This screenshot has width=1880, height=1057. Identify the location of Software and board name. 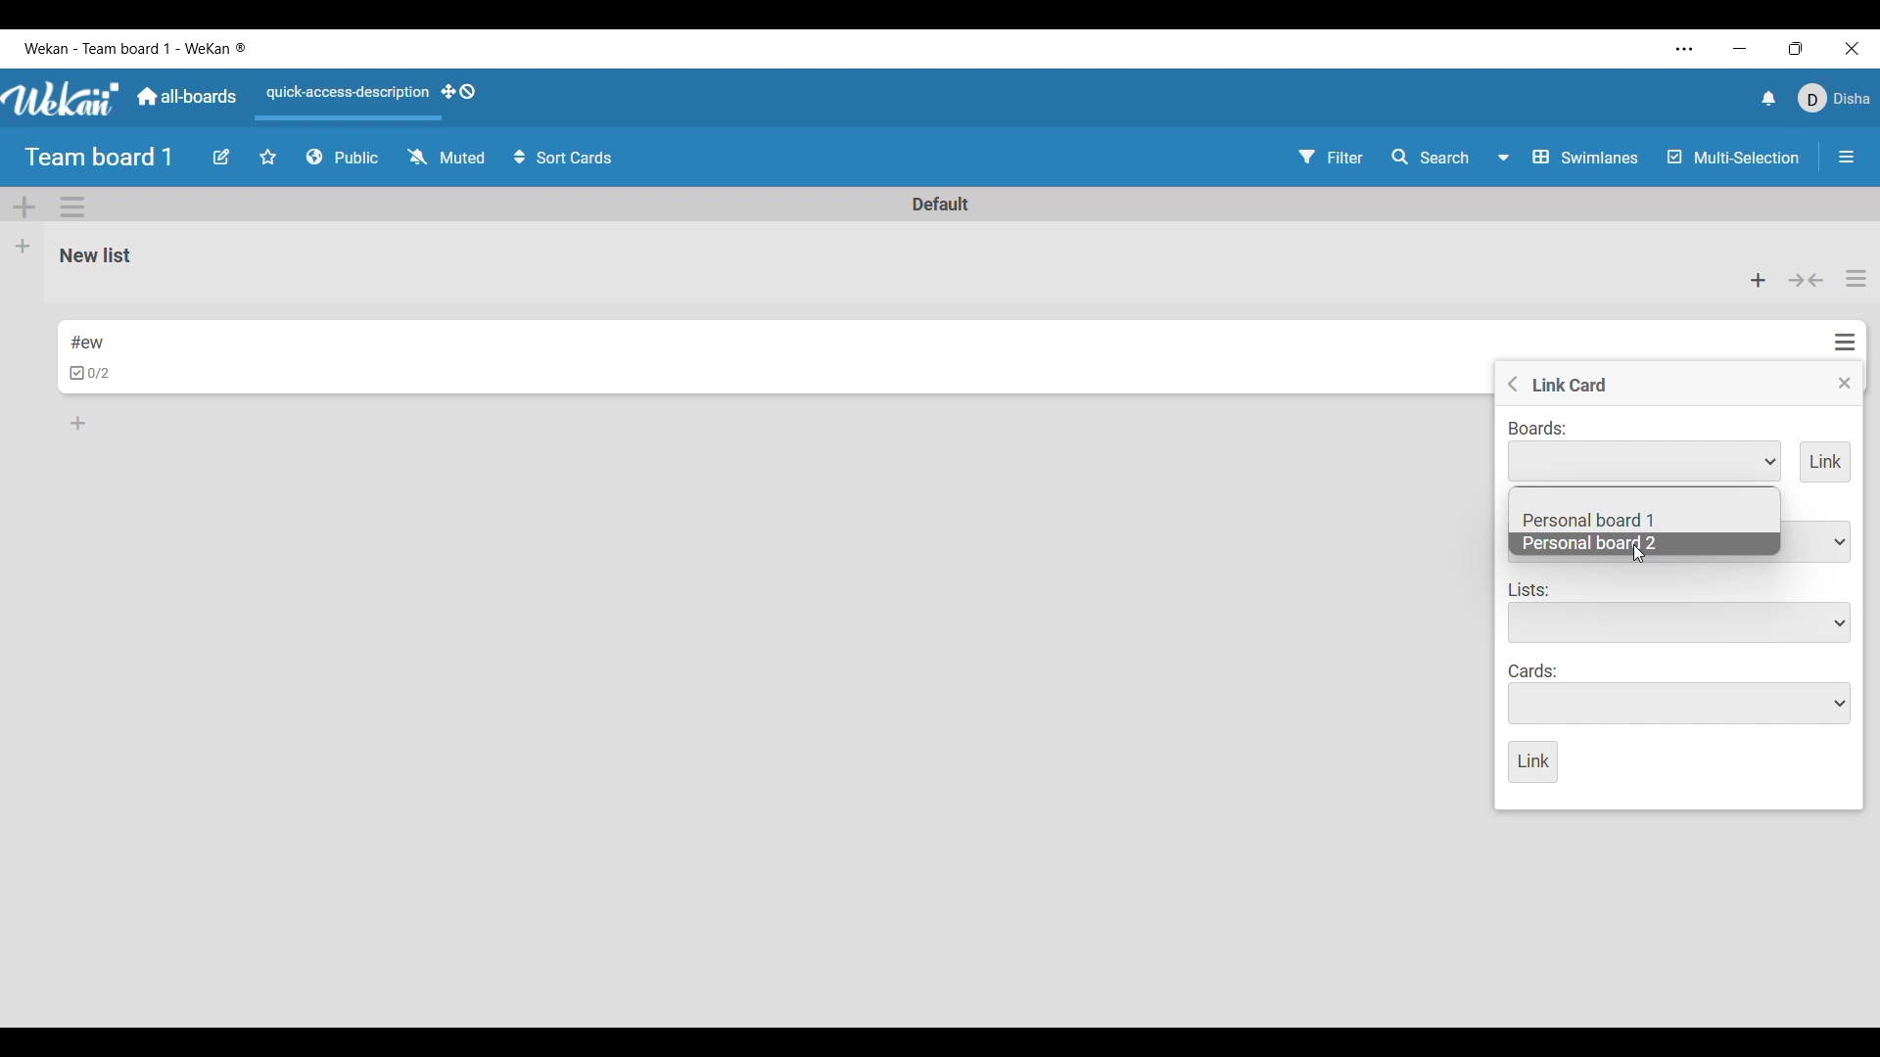
(135, 48).